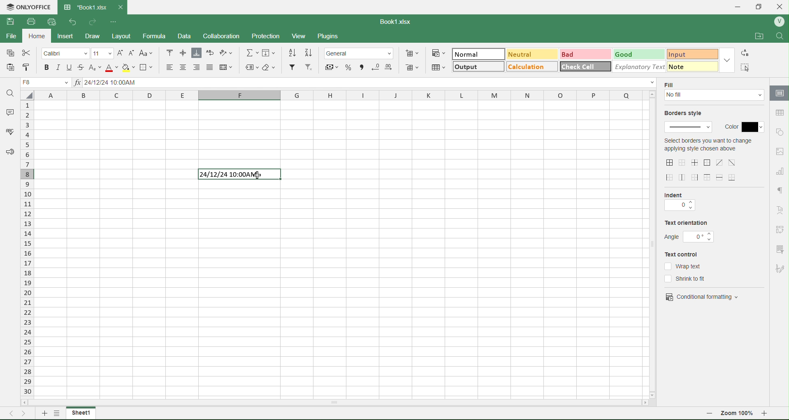 Image resolution: width=789 pixels, height=420 pixels. What do you see at coordinates (721, 178) in the screenshot?
I see `horizontal border` at bounding box center [721, 178].